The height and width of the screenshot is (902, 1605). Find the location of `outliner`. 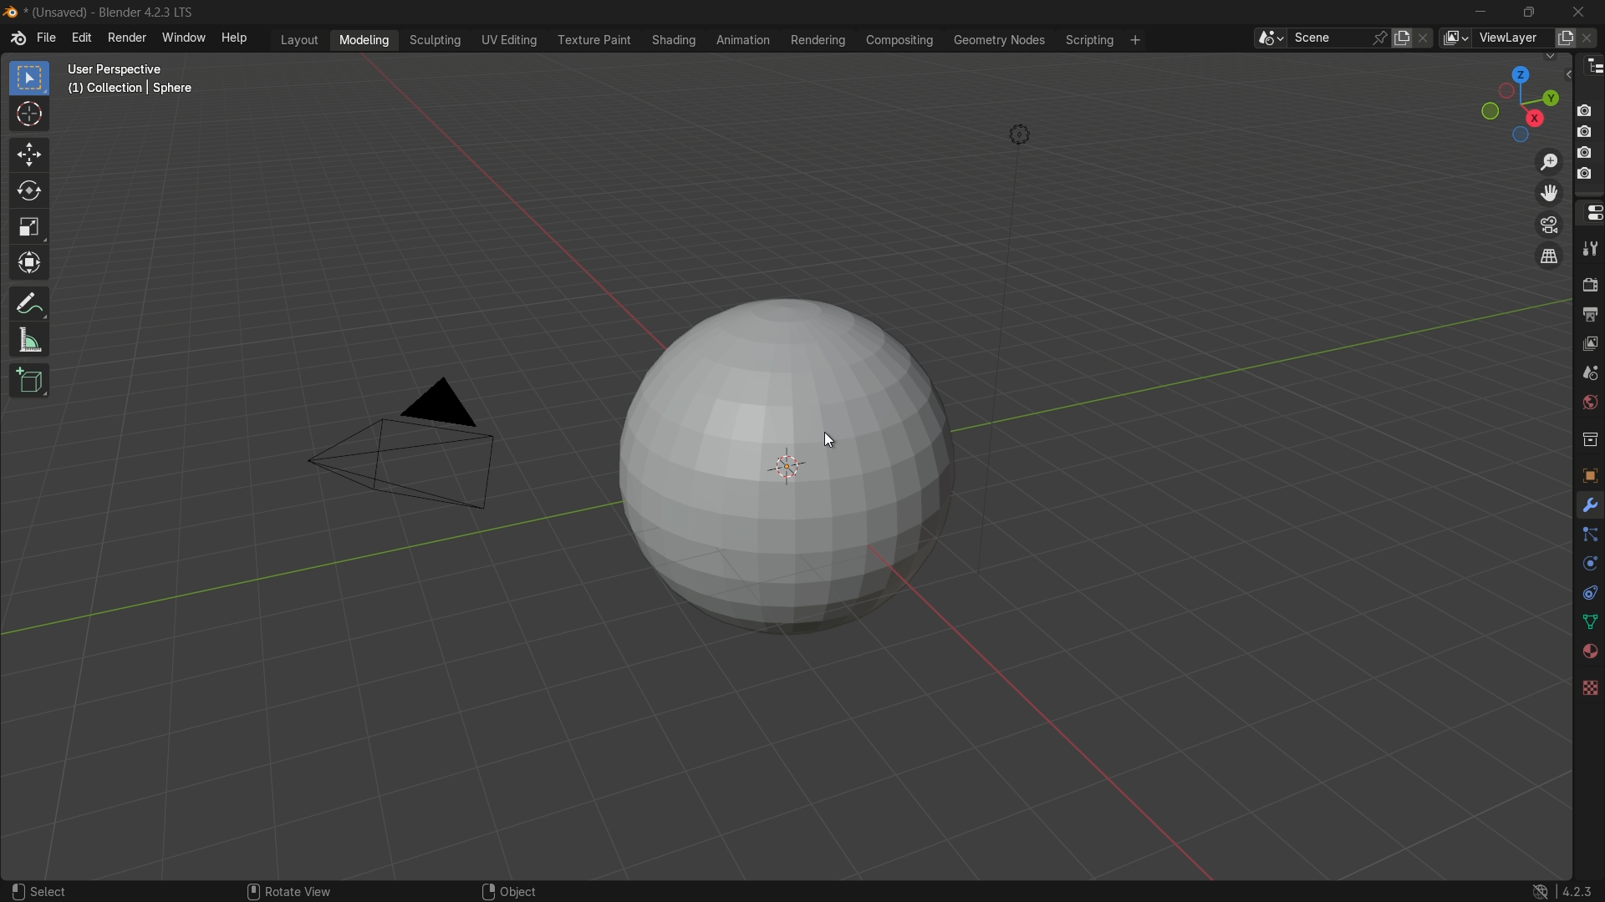

outliner is located at coordinates (1592, 70).